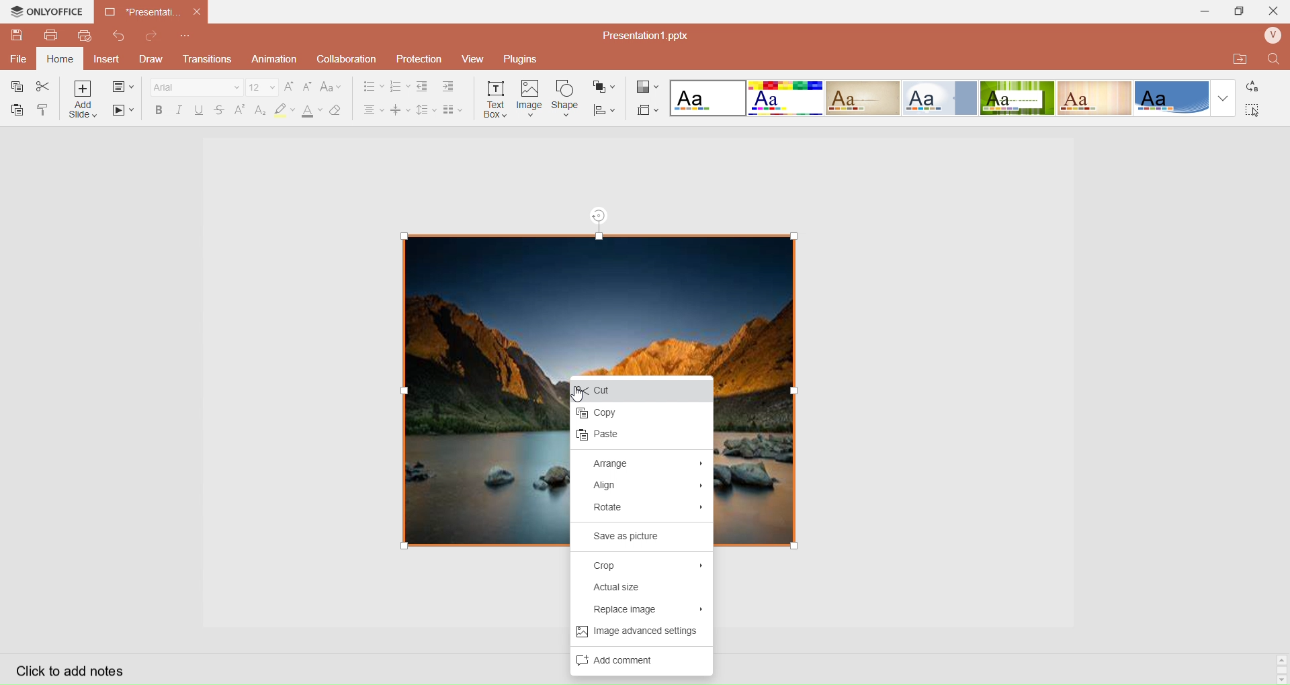 The image size is (1290, 685). I want to click on Decrease Font Size, so click(308, 87).